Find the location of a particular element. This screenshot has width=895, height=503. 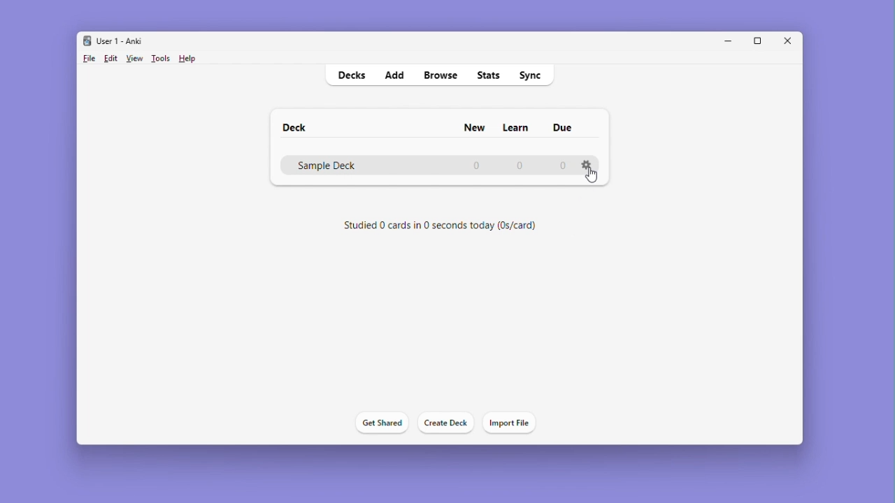

Help  is located at coordinates (185, 59).